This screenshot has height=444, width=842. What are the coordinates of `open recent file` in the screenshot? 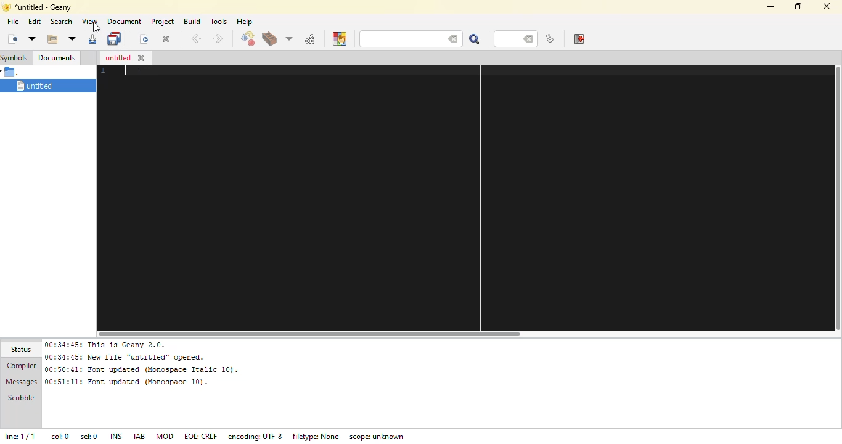 It's located at (71, 39).